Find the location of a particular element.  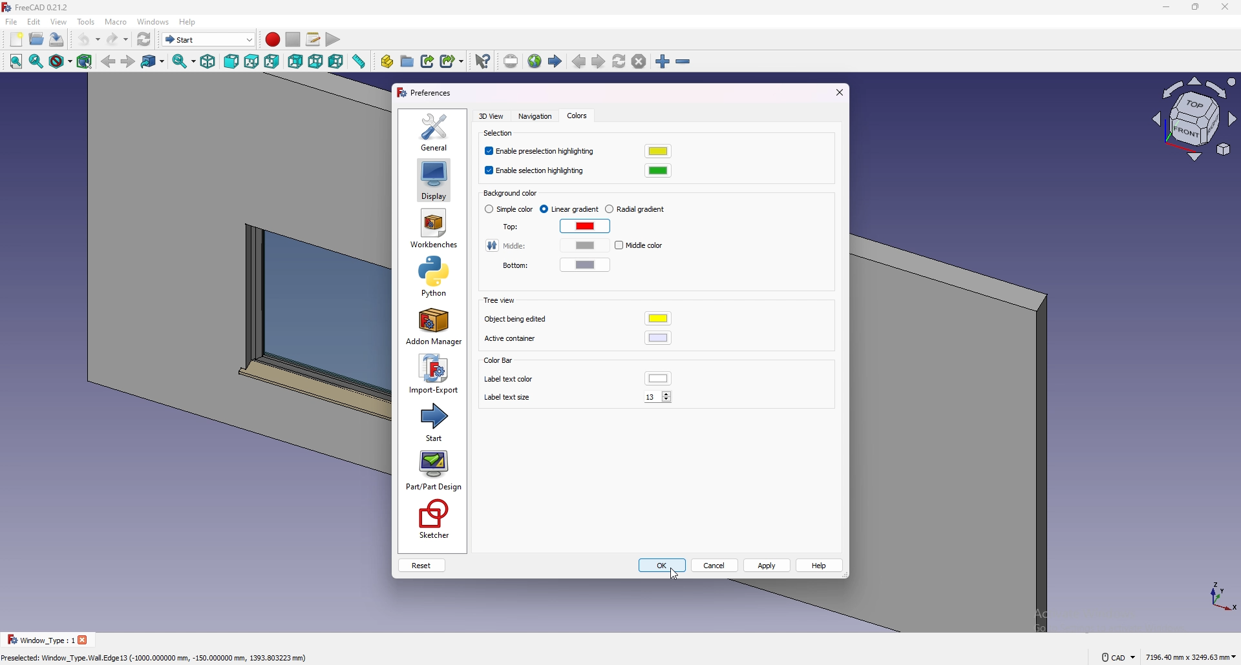

general is located at coordinates (435, 131).